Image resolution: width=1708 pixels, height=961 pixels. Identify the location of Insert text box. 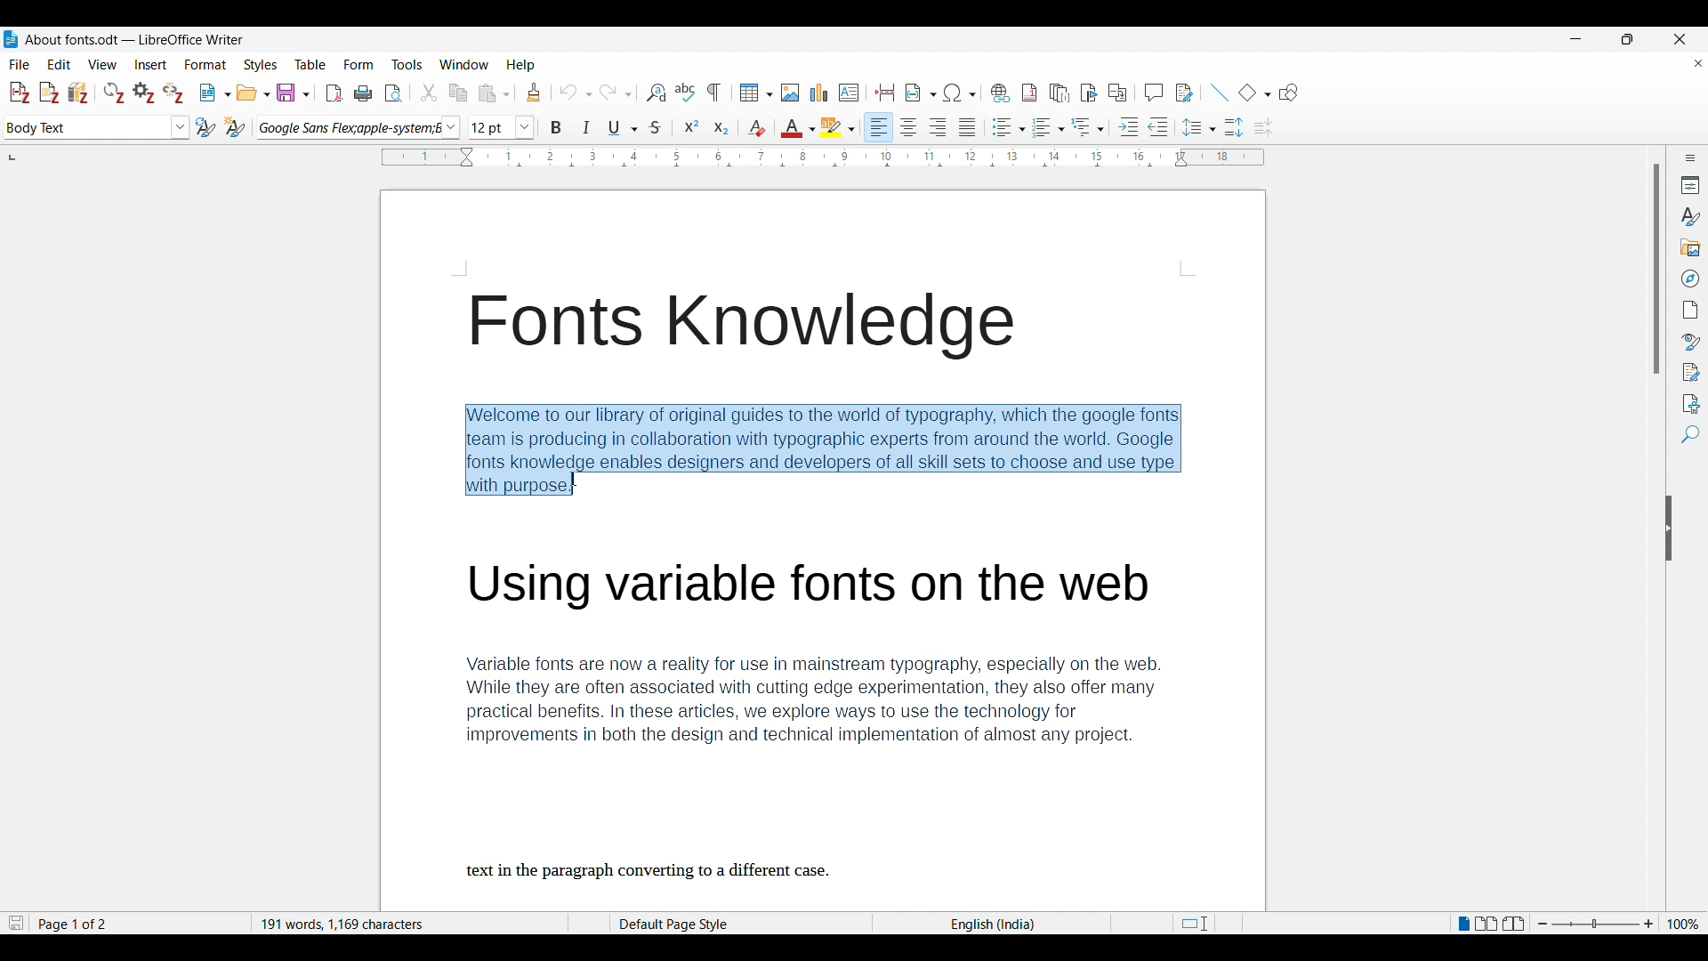
(849, 93).